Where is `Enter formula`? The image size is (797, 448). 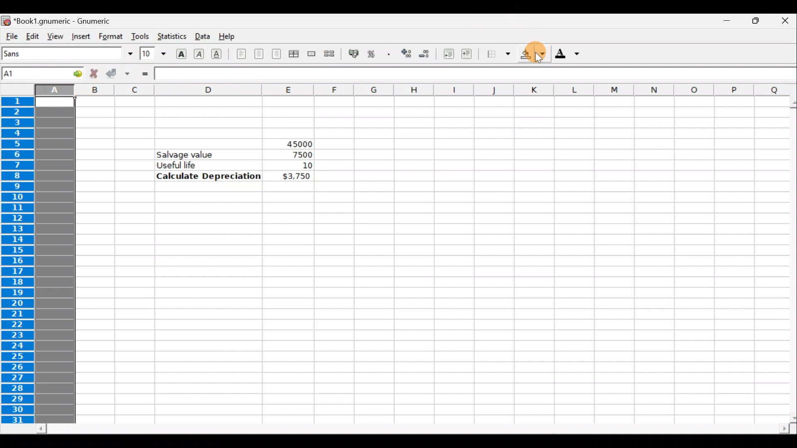 Enter formula is located at coordinates (144, 73).